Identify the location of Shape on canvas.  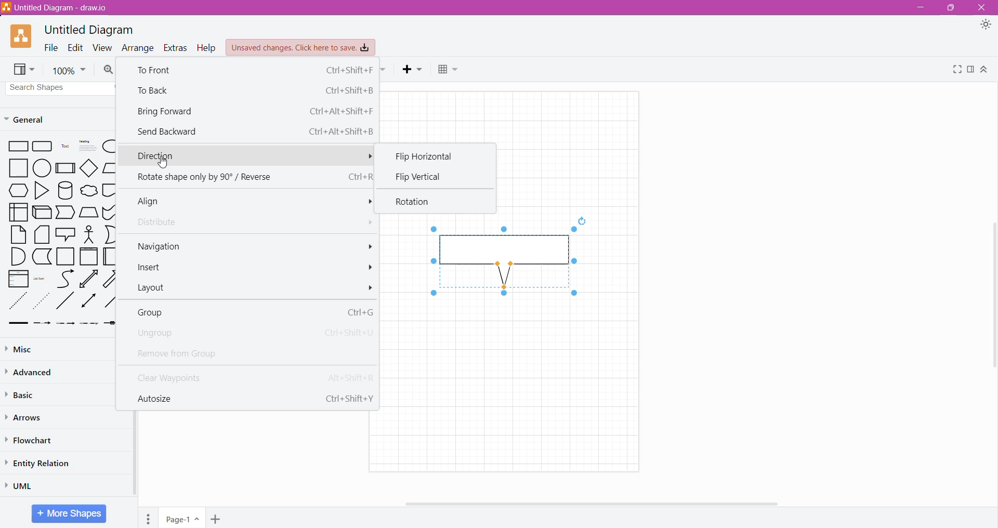
(506, 260).